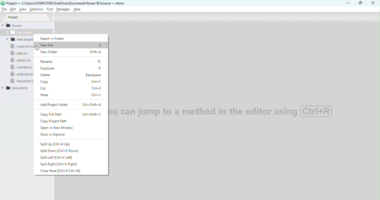 The height and width of the screenshot is (200, 380). I want to click on New file, so click(71, 45).